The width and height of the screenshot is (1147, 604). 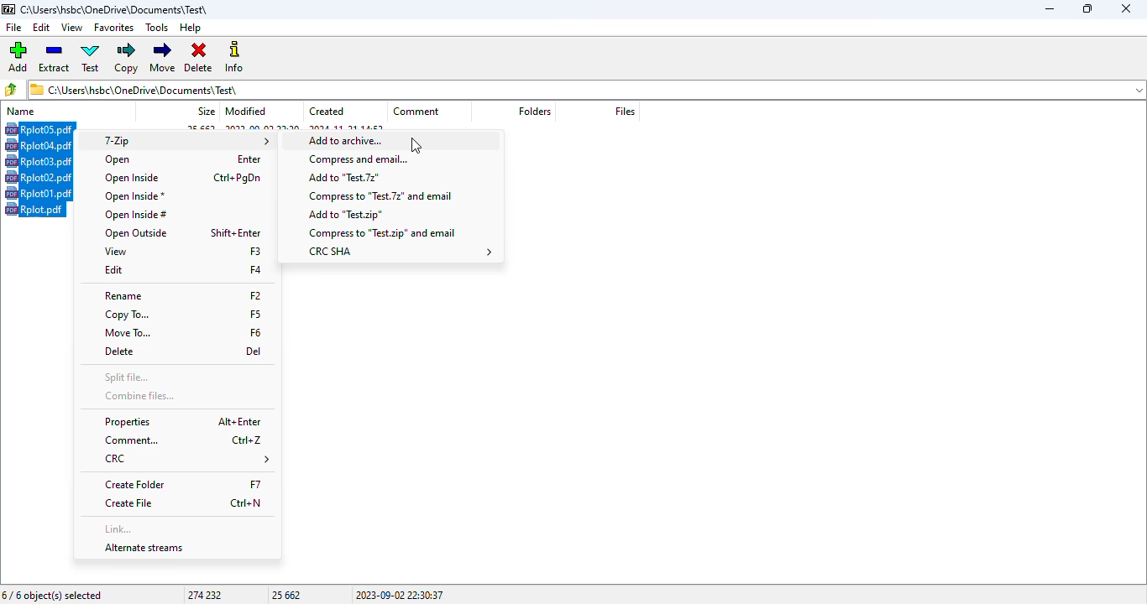 I want to click on add, so click(x=18, y=56).